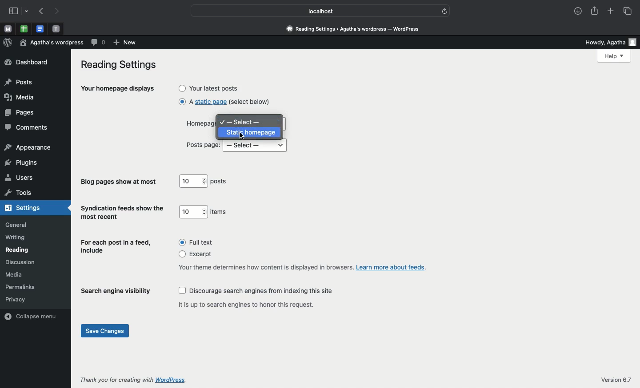  Describe the element at coordinates (25, 208) in the screenshot. I see `settings` at that location.